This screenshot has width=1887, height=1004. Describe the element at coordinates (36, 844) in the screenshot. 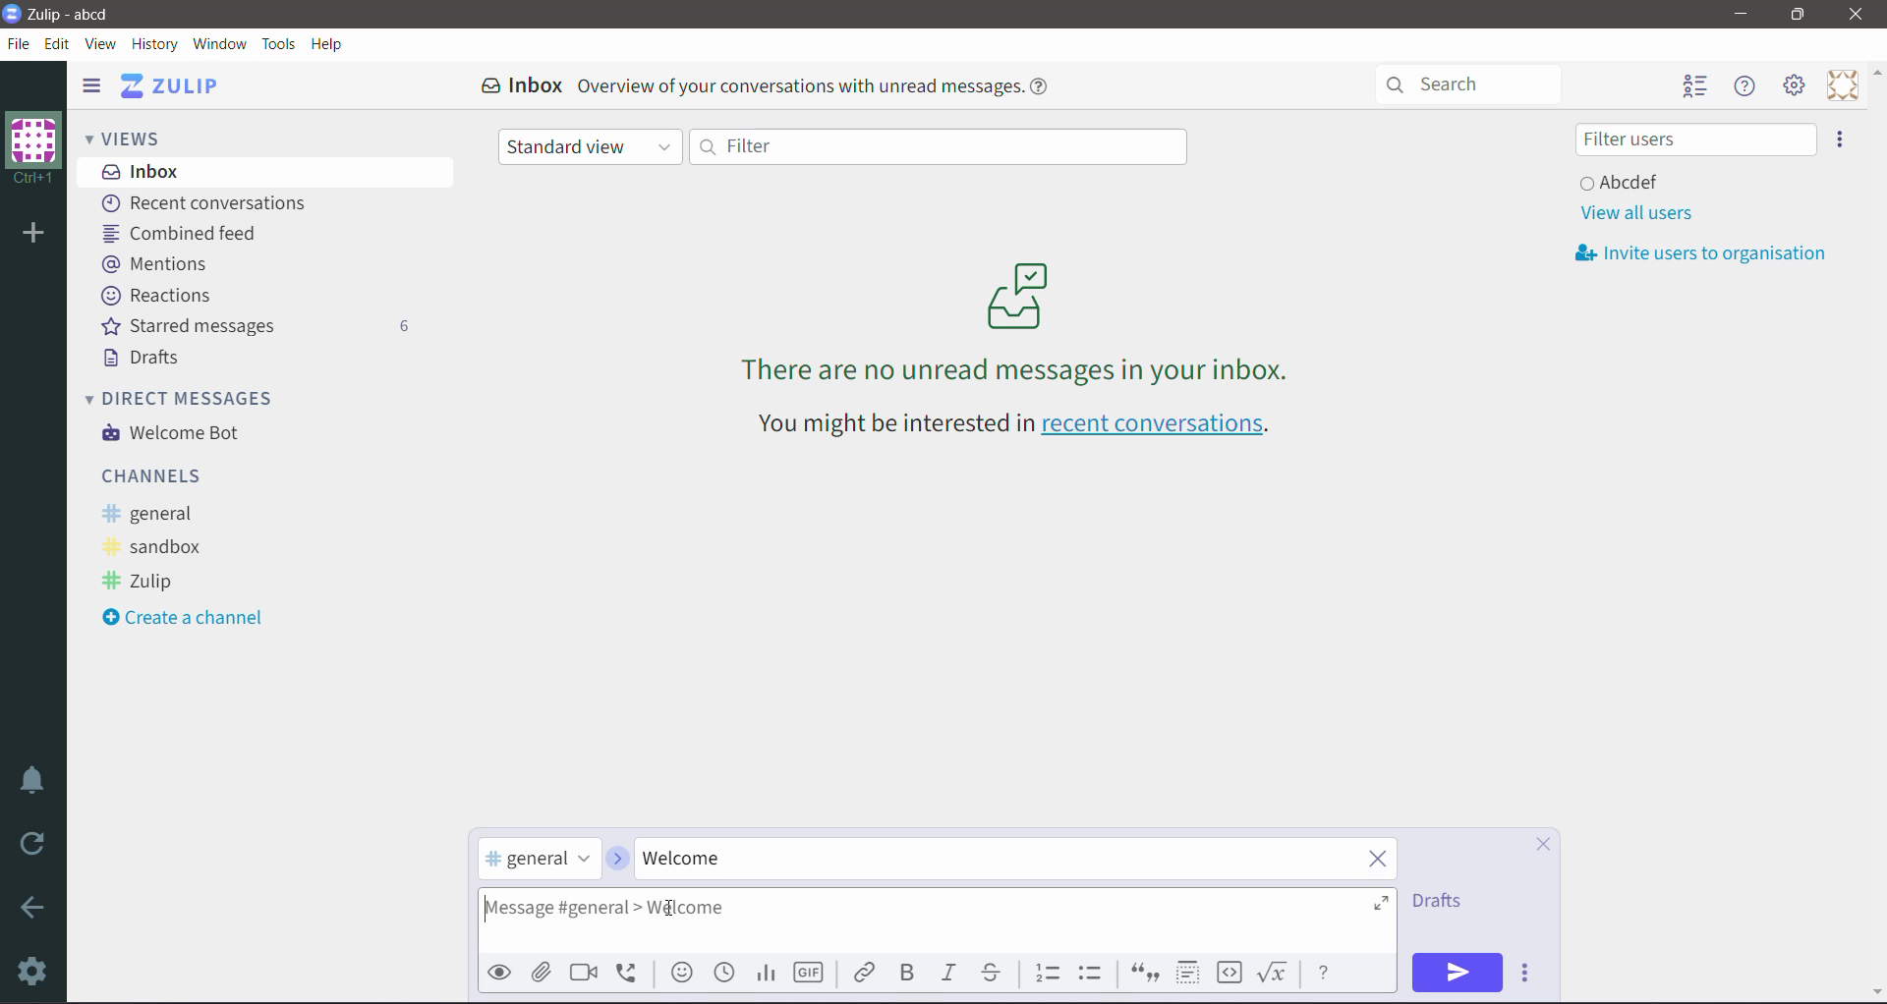

I see `Reload` at that location.